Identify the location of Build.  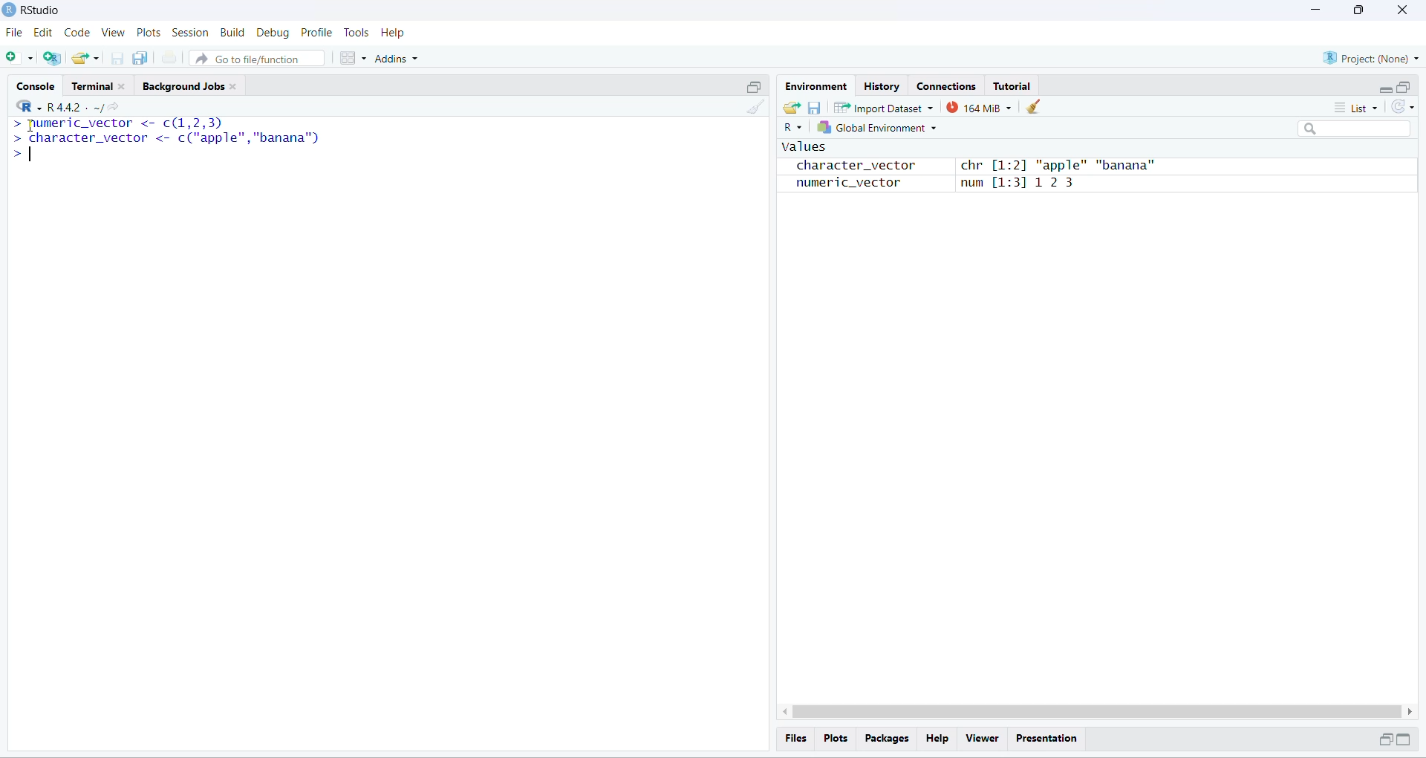
(232, 32).